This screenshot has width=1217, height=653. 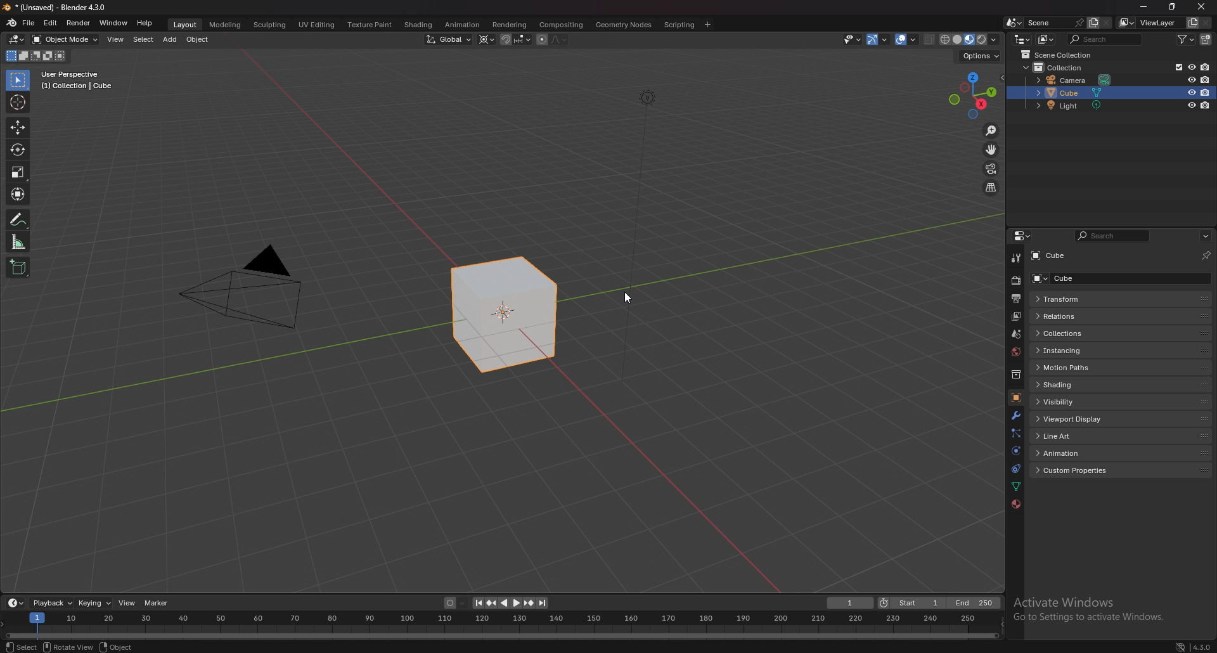 What do you see at coordinates (1072, 401) in the screenshot?
I see `visibility` at bounding box center [1072, 401].